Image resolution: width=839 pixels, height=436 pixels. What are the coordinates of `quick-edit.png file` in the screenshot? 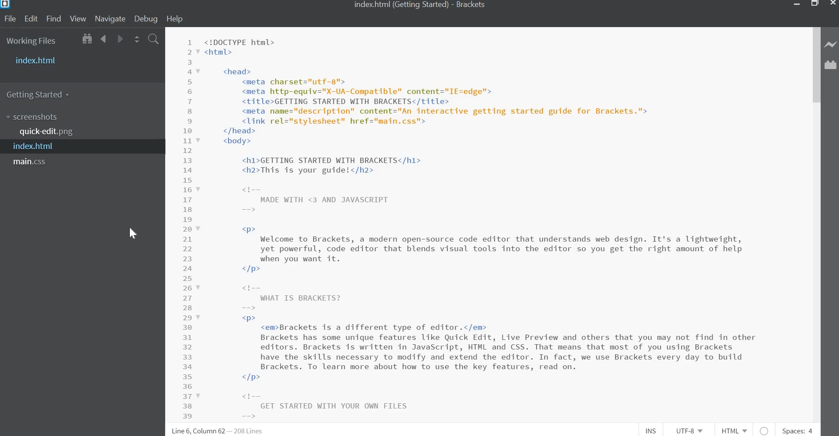 It's located at (49, 132).